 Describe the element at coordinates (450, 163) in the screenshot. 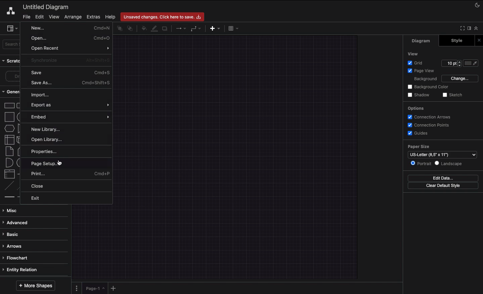

I see `Landscape ` at that location.